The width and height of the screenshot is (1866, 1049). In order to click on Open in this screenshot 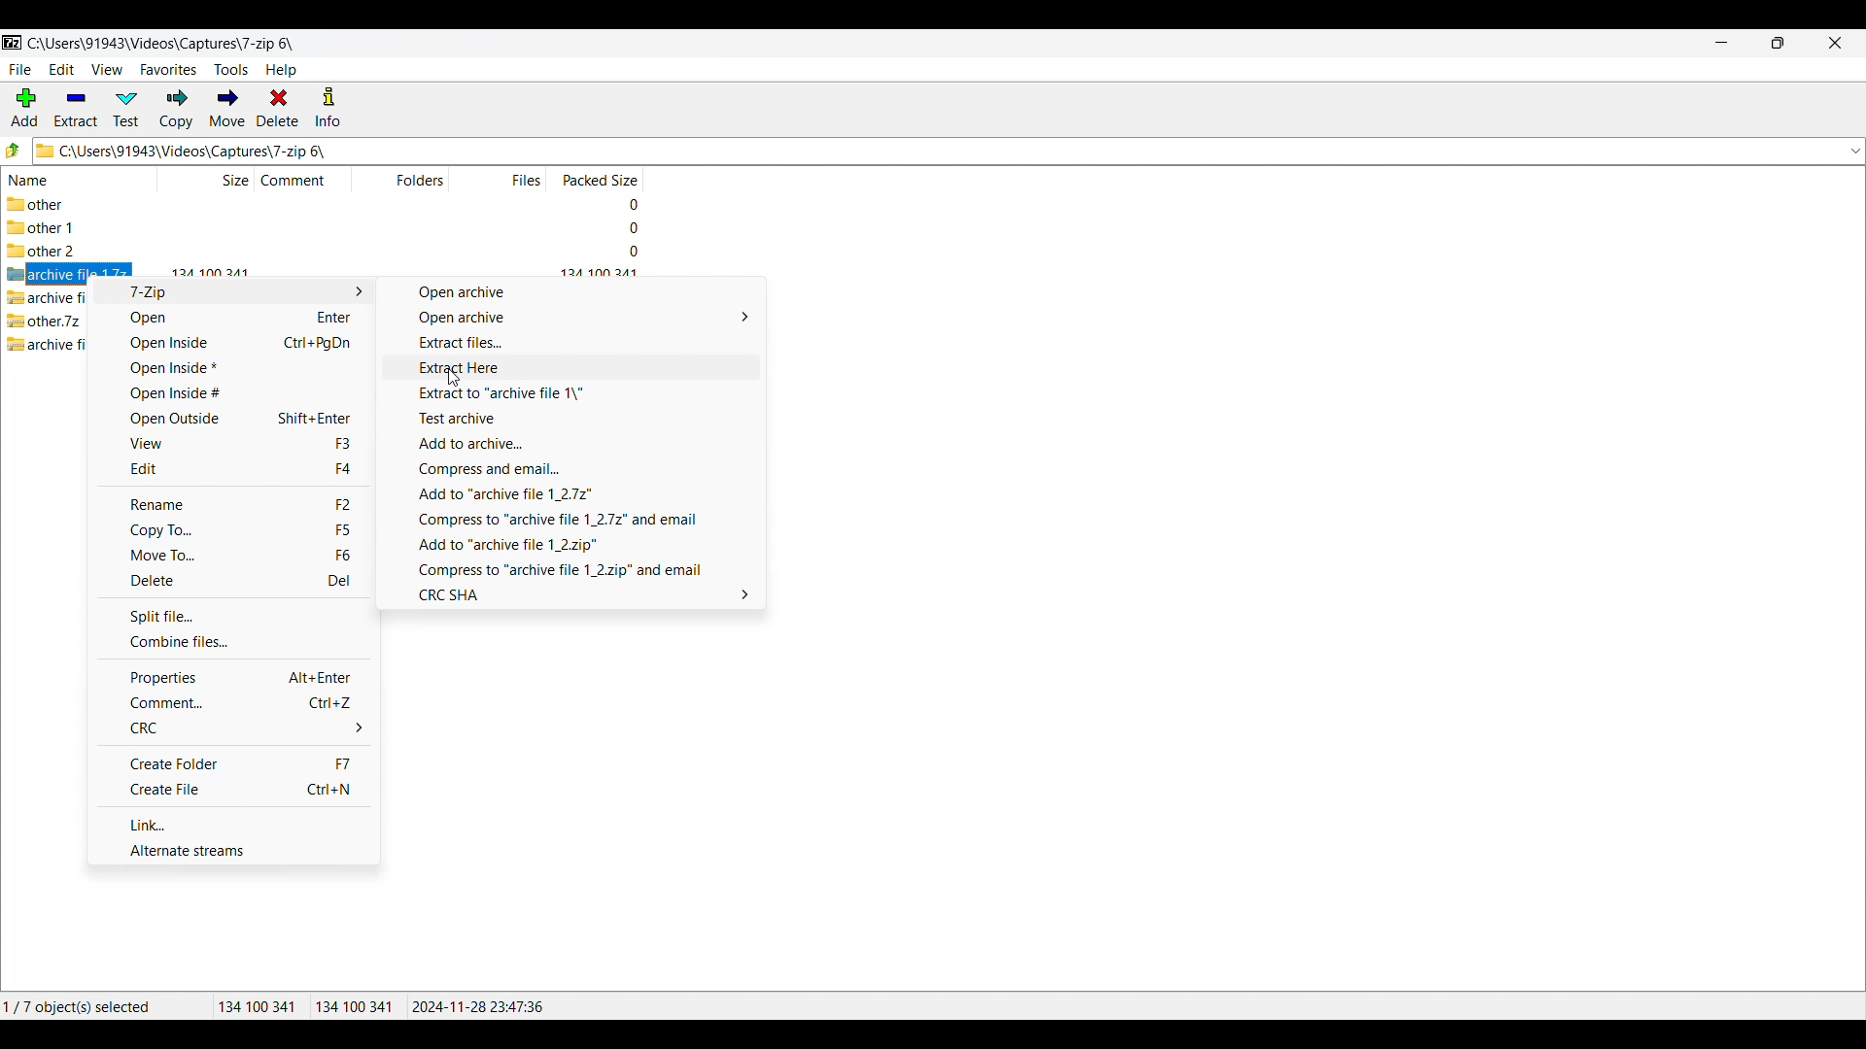, I will do `click(231, 319)`.